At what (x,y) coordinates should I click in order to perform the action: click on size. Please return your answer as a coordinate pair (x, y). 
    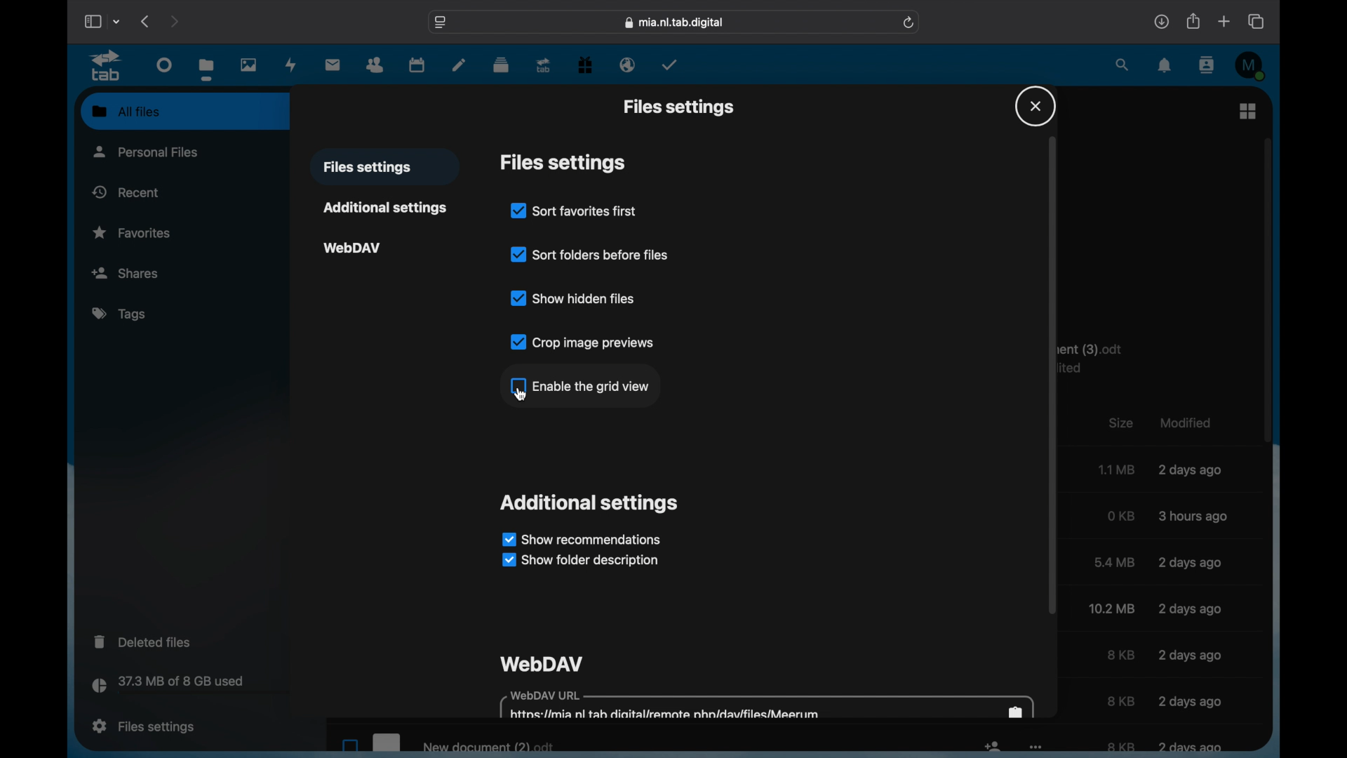
    Looking at the image, I should click on (1115, 562).